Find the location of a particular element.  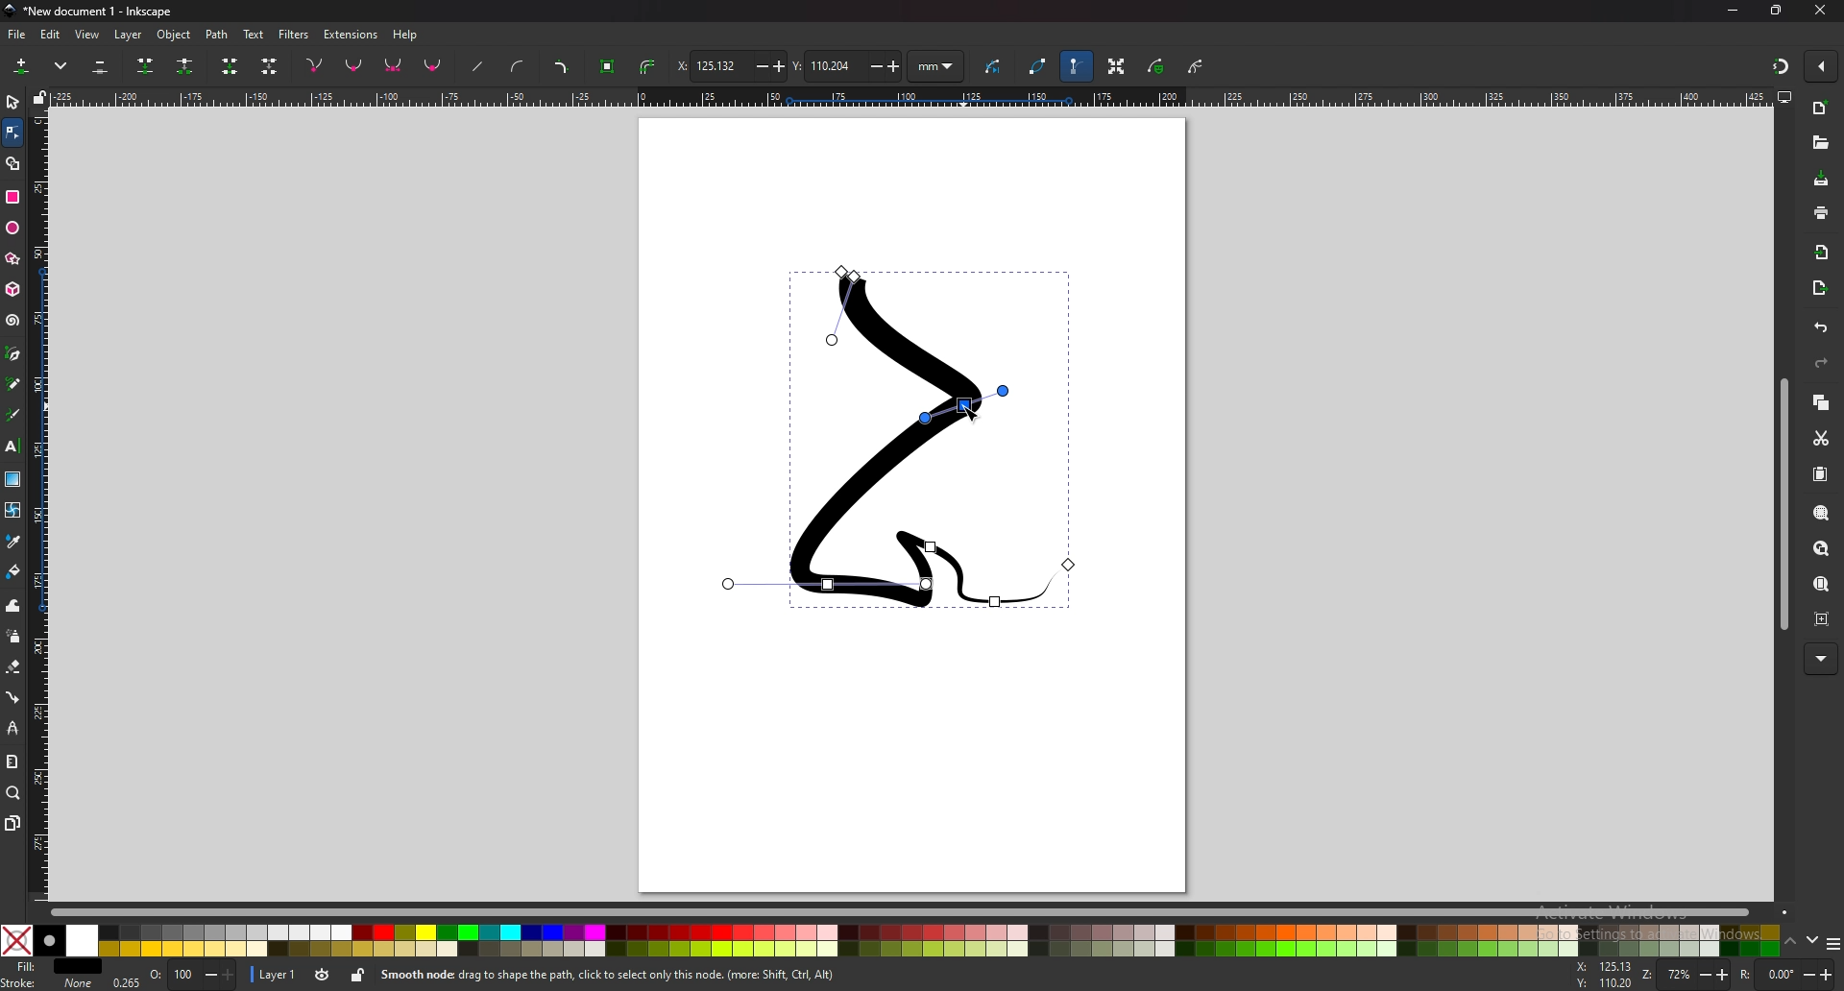

mesh is located at coordinates (12, 510).